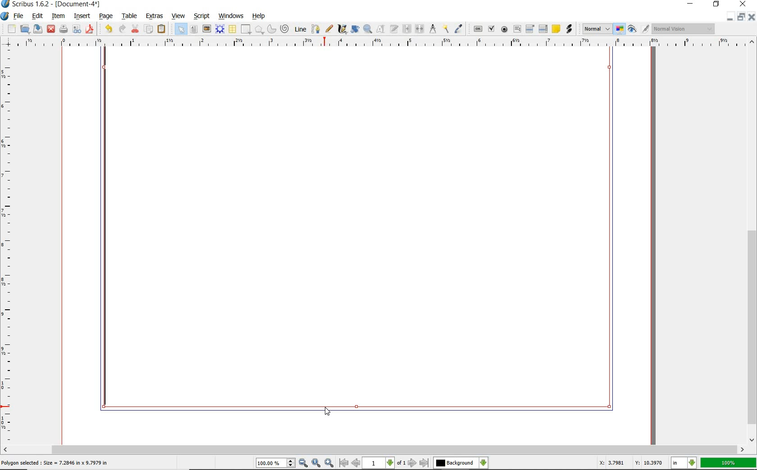 Image resolution: width=757 pixels, height=470 pixels. I want to click on spiral, so click(285, 29).